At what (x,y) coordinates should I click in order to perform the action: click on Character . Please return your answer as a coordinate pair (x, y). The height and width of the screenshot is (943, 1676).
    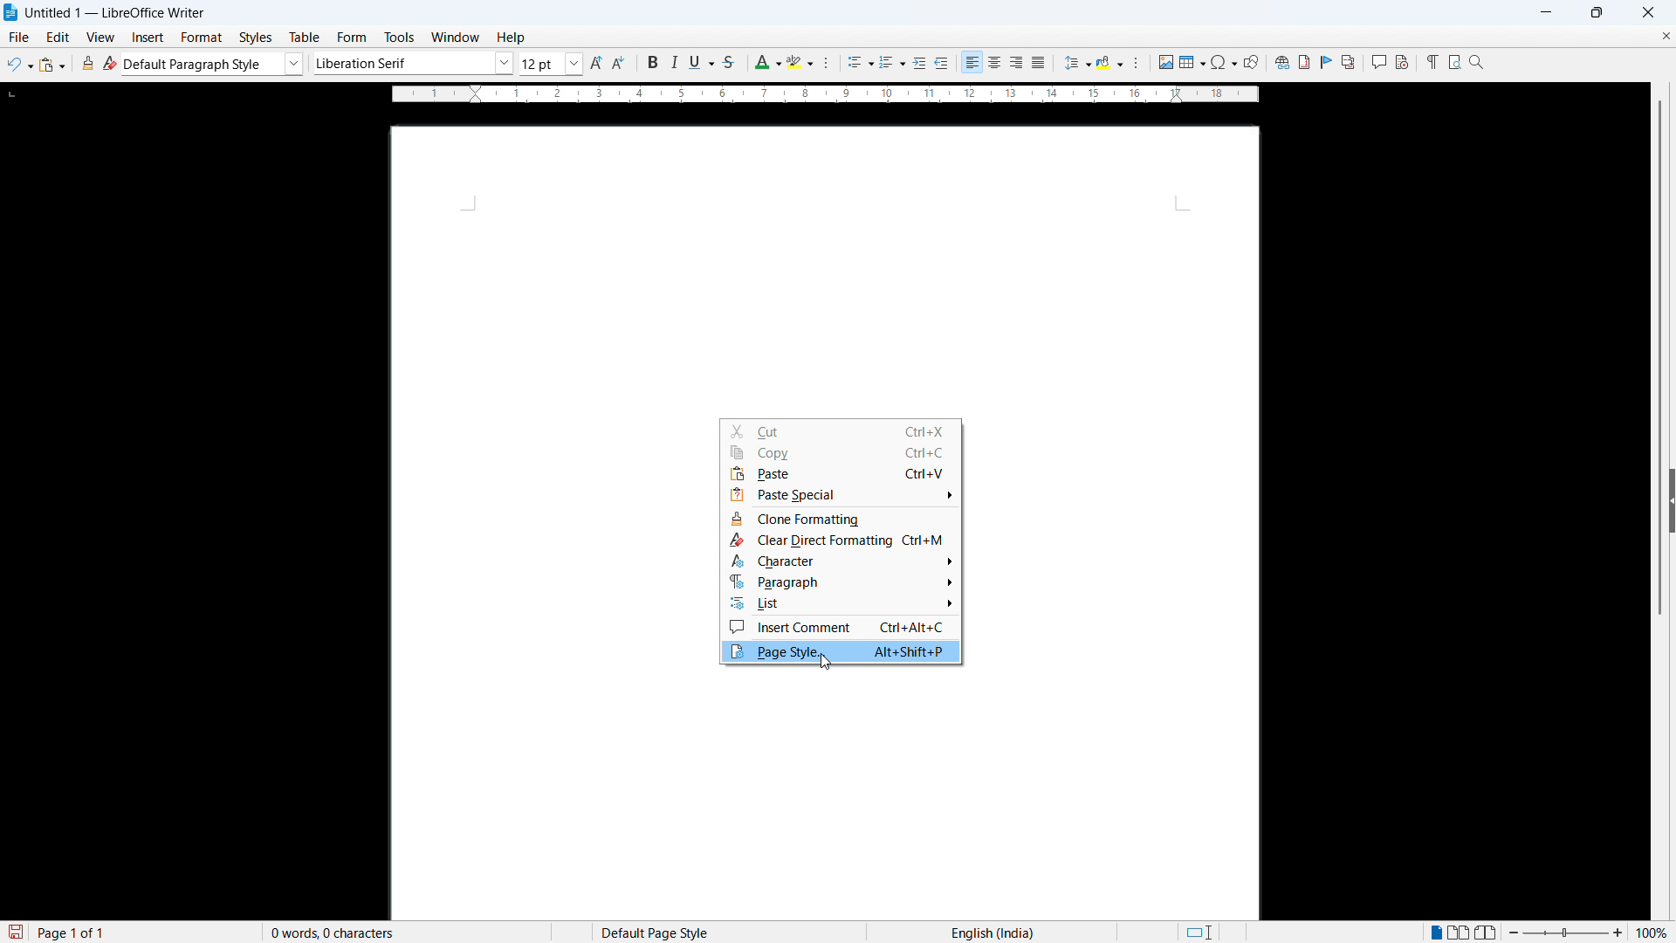
    Looking at the image, I should click on (840, 561).